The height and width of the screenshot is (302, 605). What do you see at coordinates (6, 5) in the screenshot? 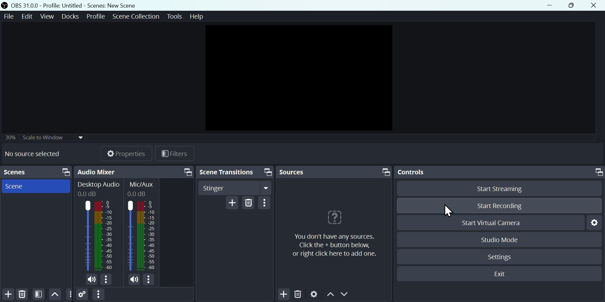
I see `icon` at bounding box center [6, 5].